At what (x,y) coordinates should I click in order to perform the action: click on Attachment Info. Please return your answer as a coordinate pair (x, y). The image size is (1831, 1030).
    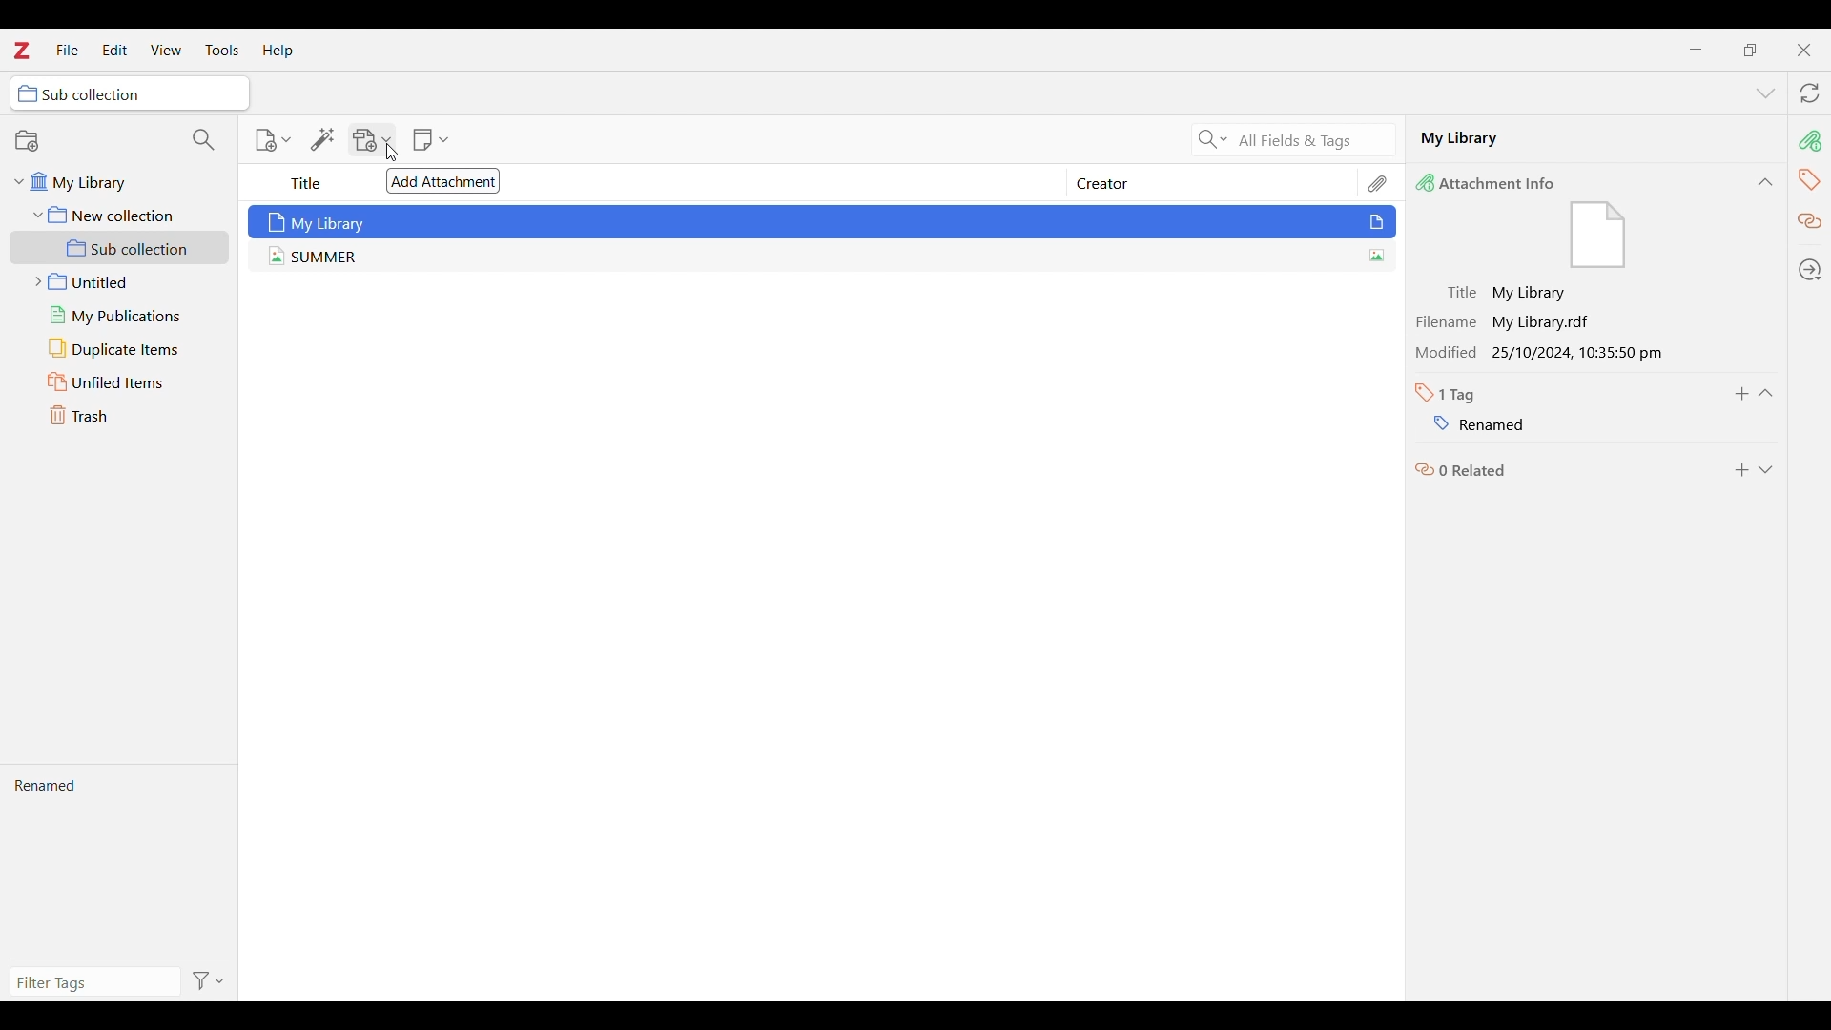
    Looking at the image, I should click on (1493, 183).